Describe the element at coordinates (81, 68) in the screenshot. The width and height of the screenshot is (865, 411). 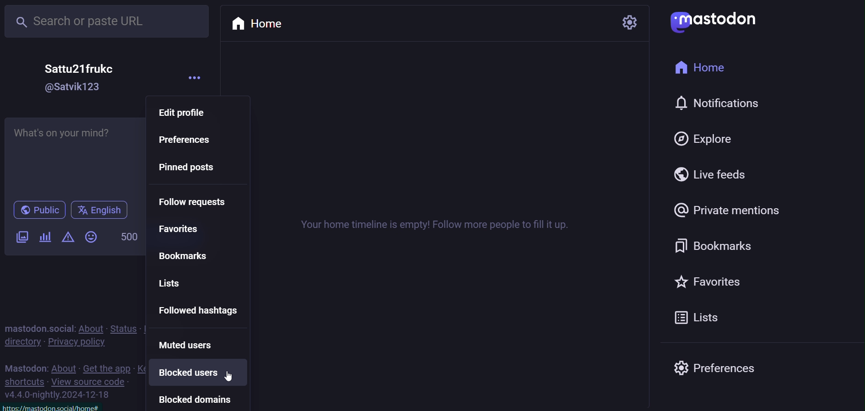
I see `Sattu21fruke` at that location.